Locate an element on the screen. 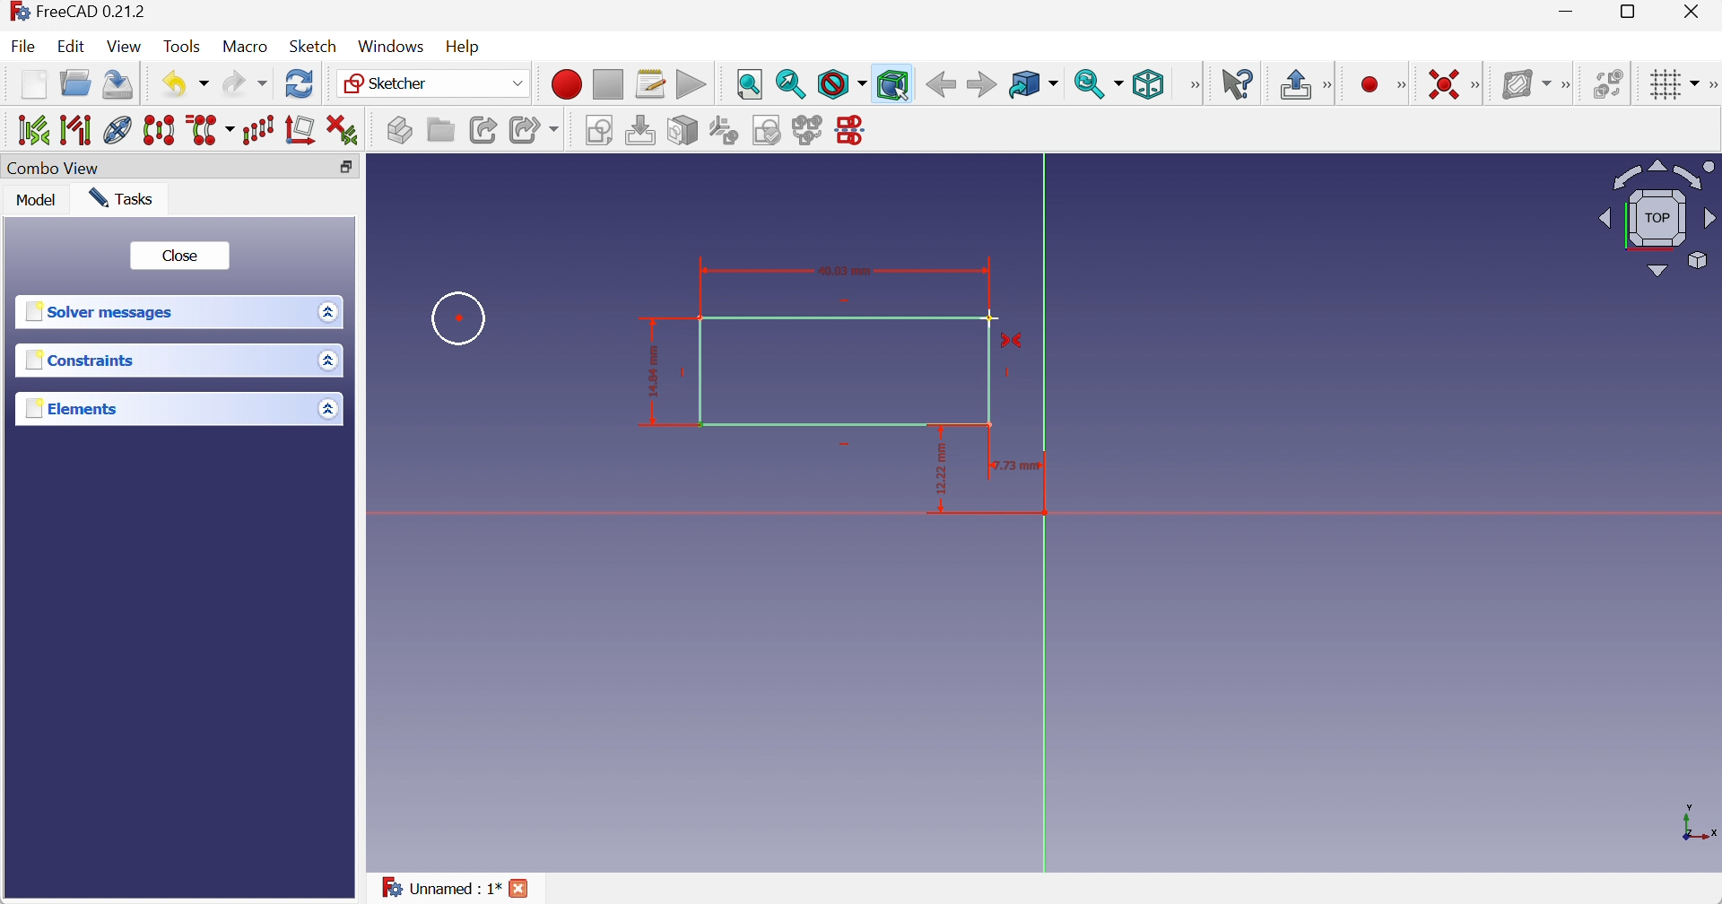 This screenshot has width=1722, height=904. Reorient sketch... is located at coordinates (725, 131).